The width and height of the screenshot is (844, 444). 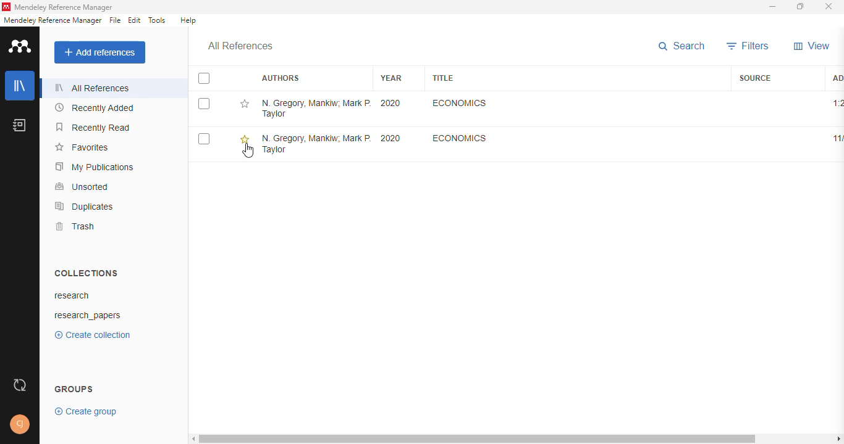 I want to click on unsorted, so click(x=82, y=186).